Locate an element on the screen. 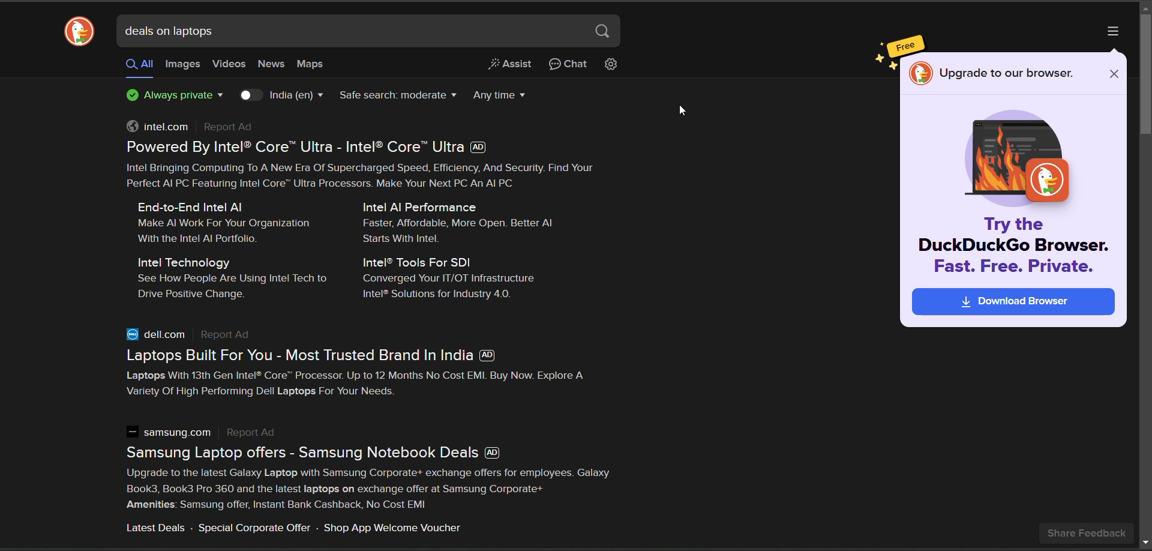   dell.com Report Ad is located at coordinates (193, 335).